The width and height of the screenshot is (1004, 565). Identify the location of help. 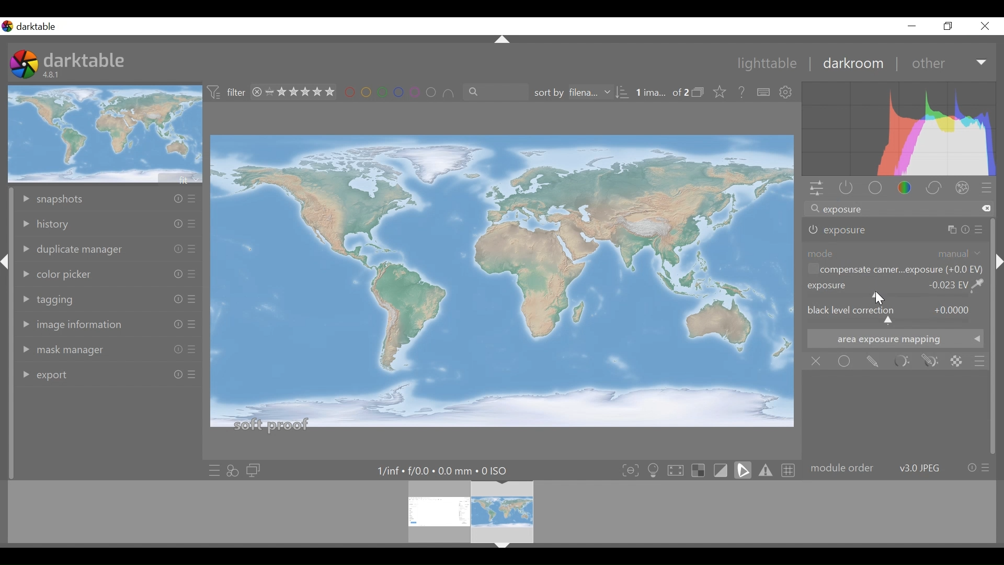
(743, 93).